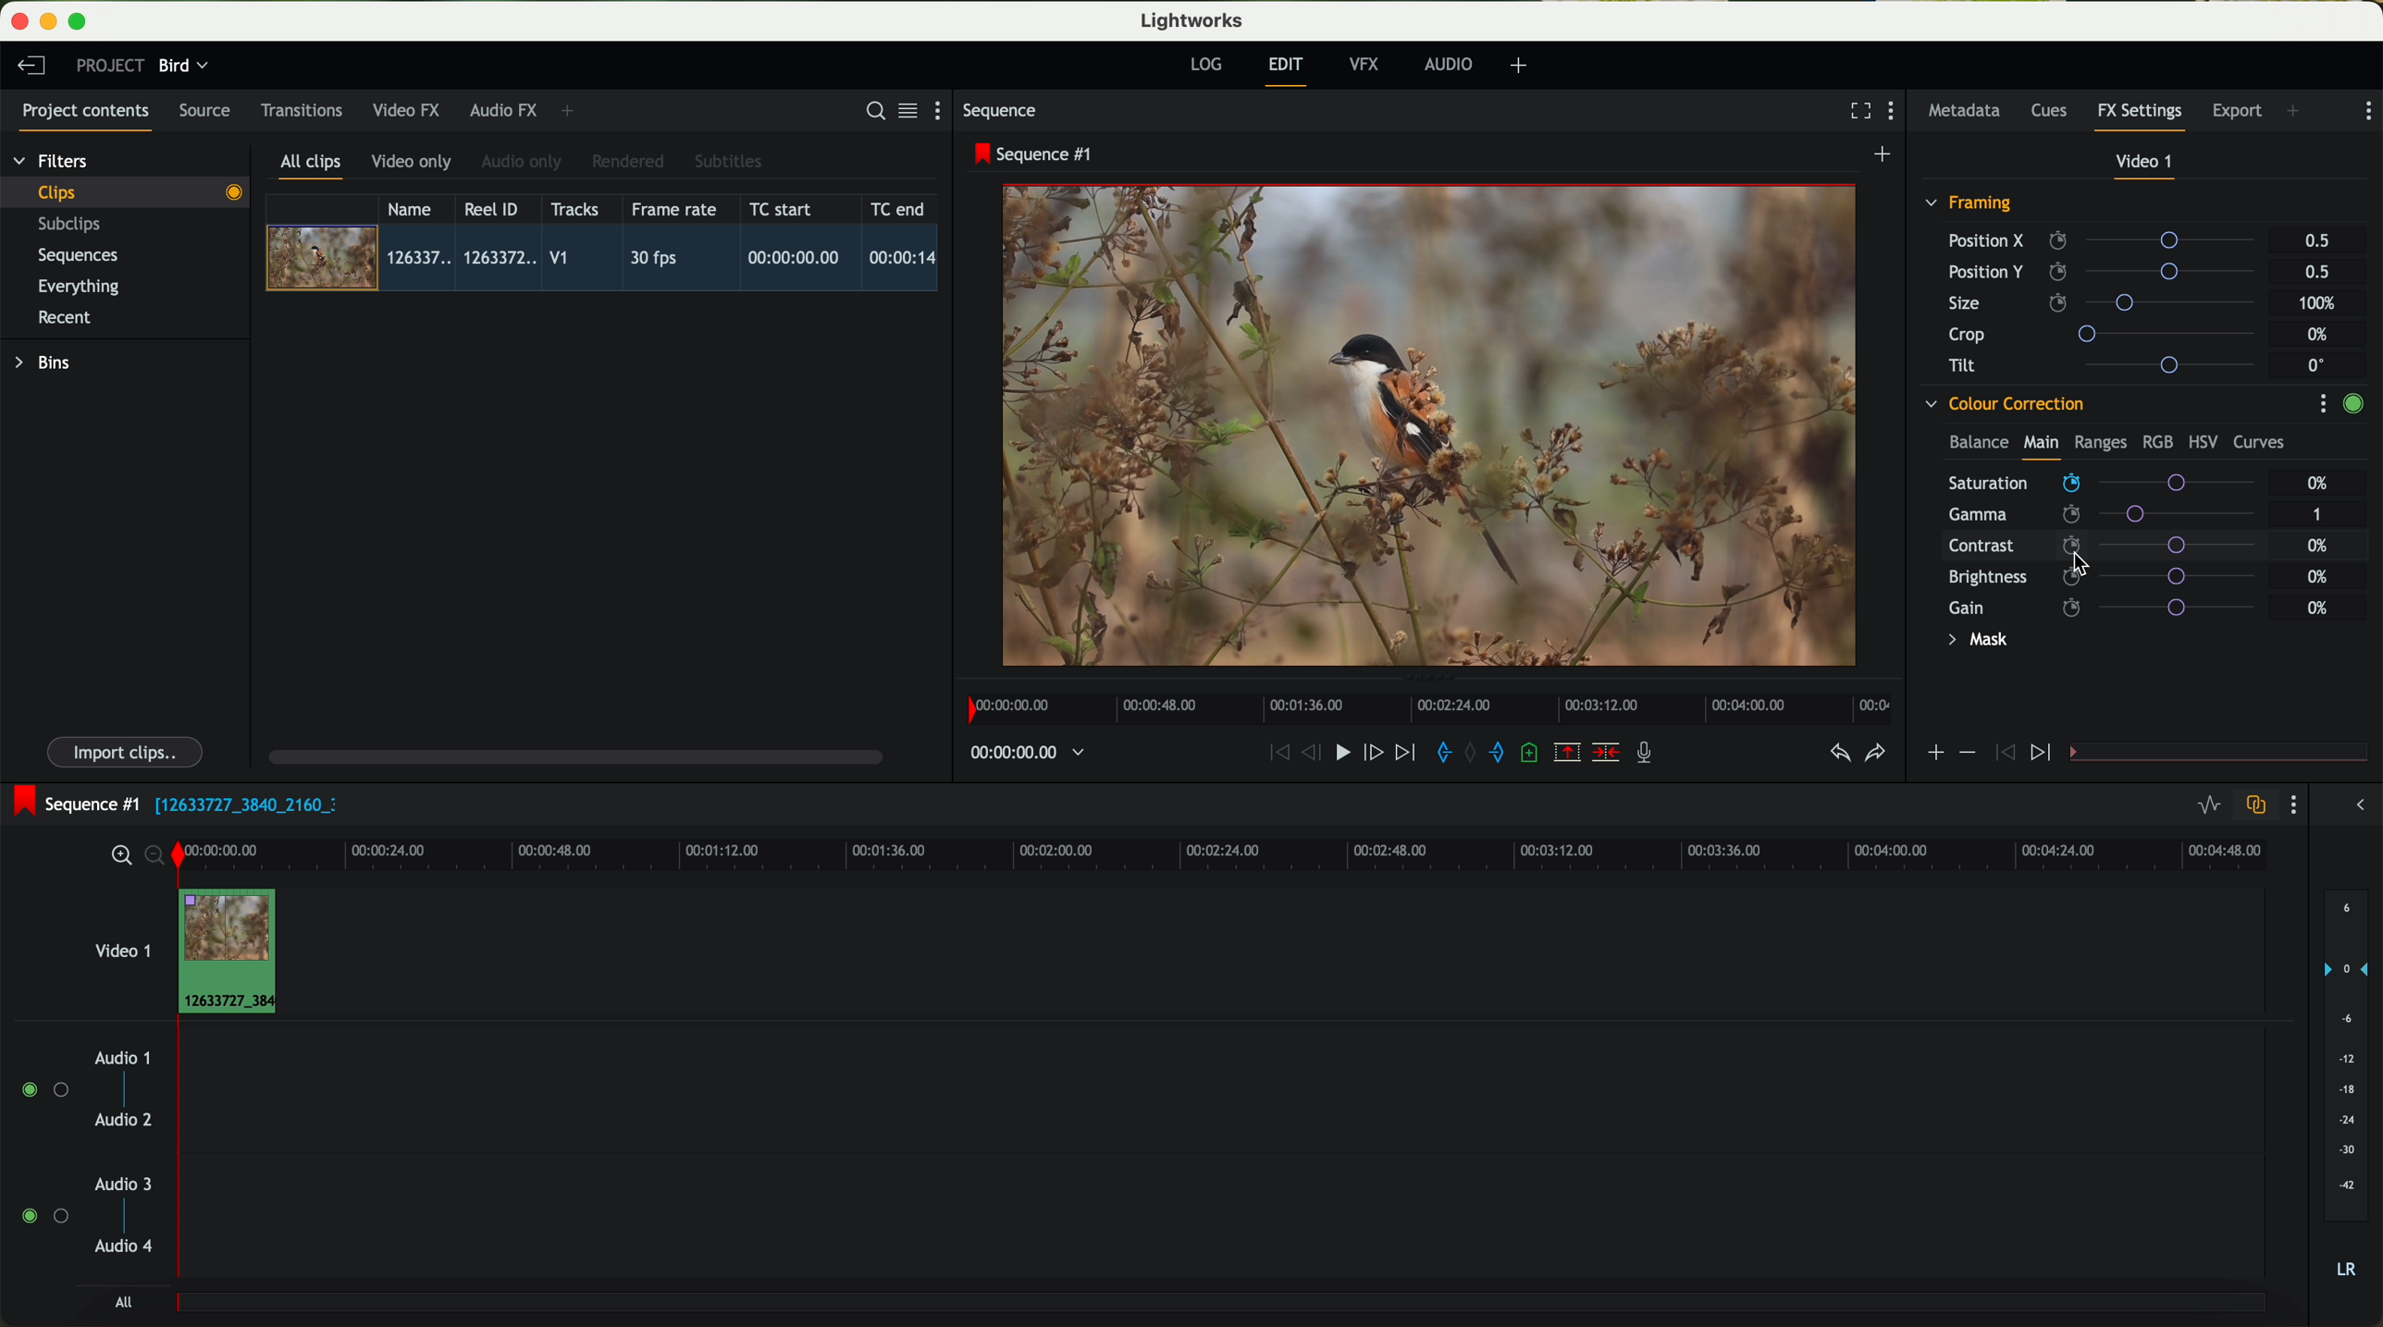  Describe the element at coordinates (2252, 806) in the screenshot. I see `toggle auto track sync` at that location.